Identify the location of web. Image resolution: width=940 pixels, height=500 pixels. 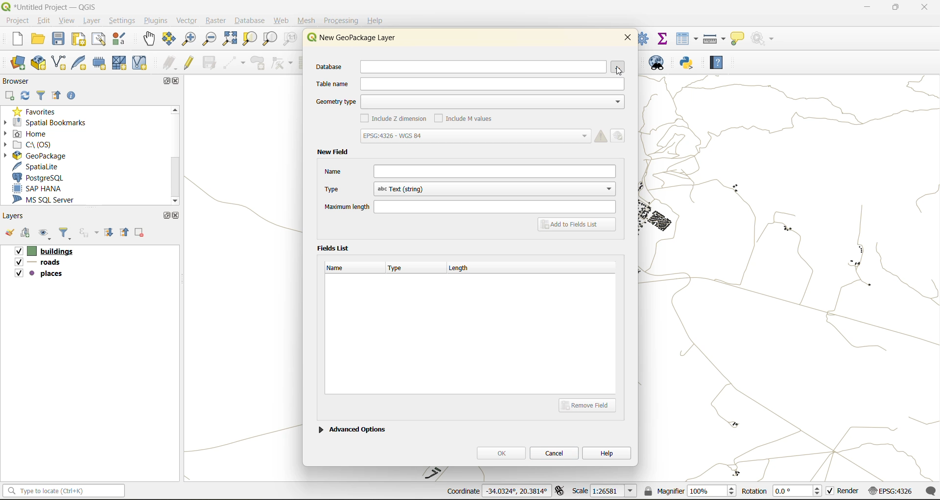
(282, 21).